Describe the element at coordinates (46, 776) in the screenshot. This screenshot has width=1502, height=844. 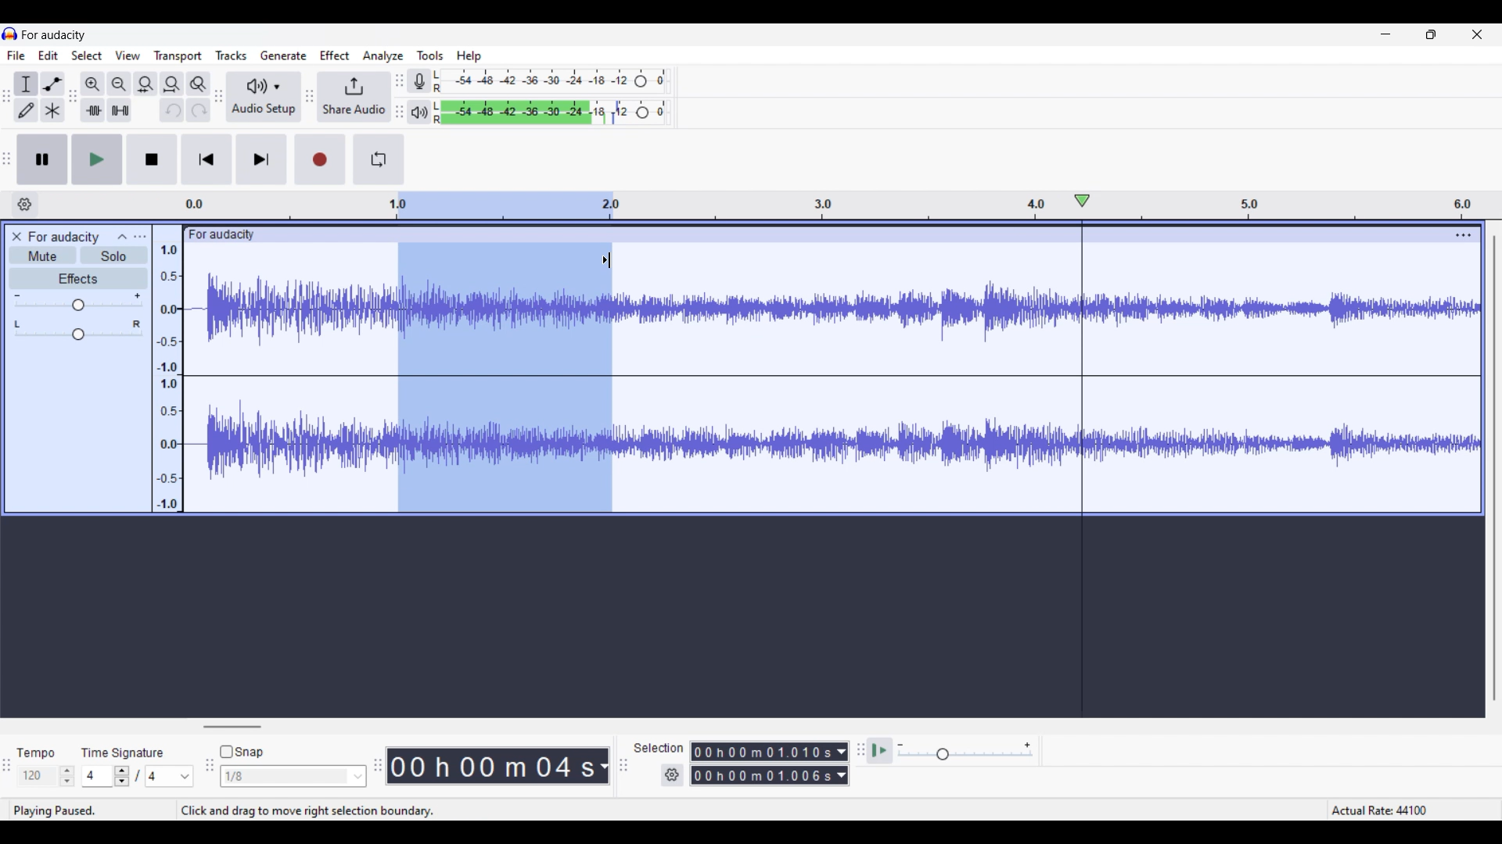
I see `Tempo settings` at that location.